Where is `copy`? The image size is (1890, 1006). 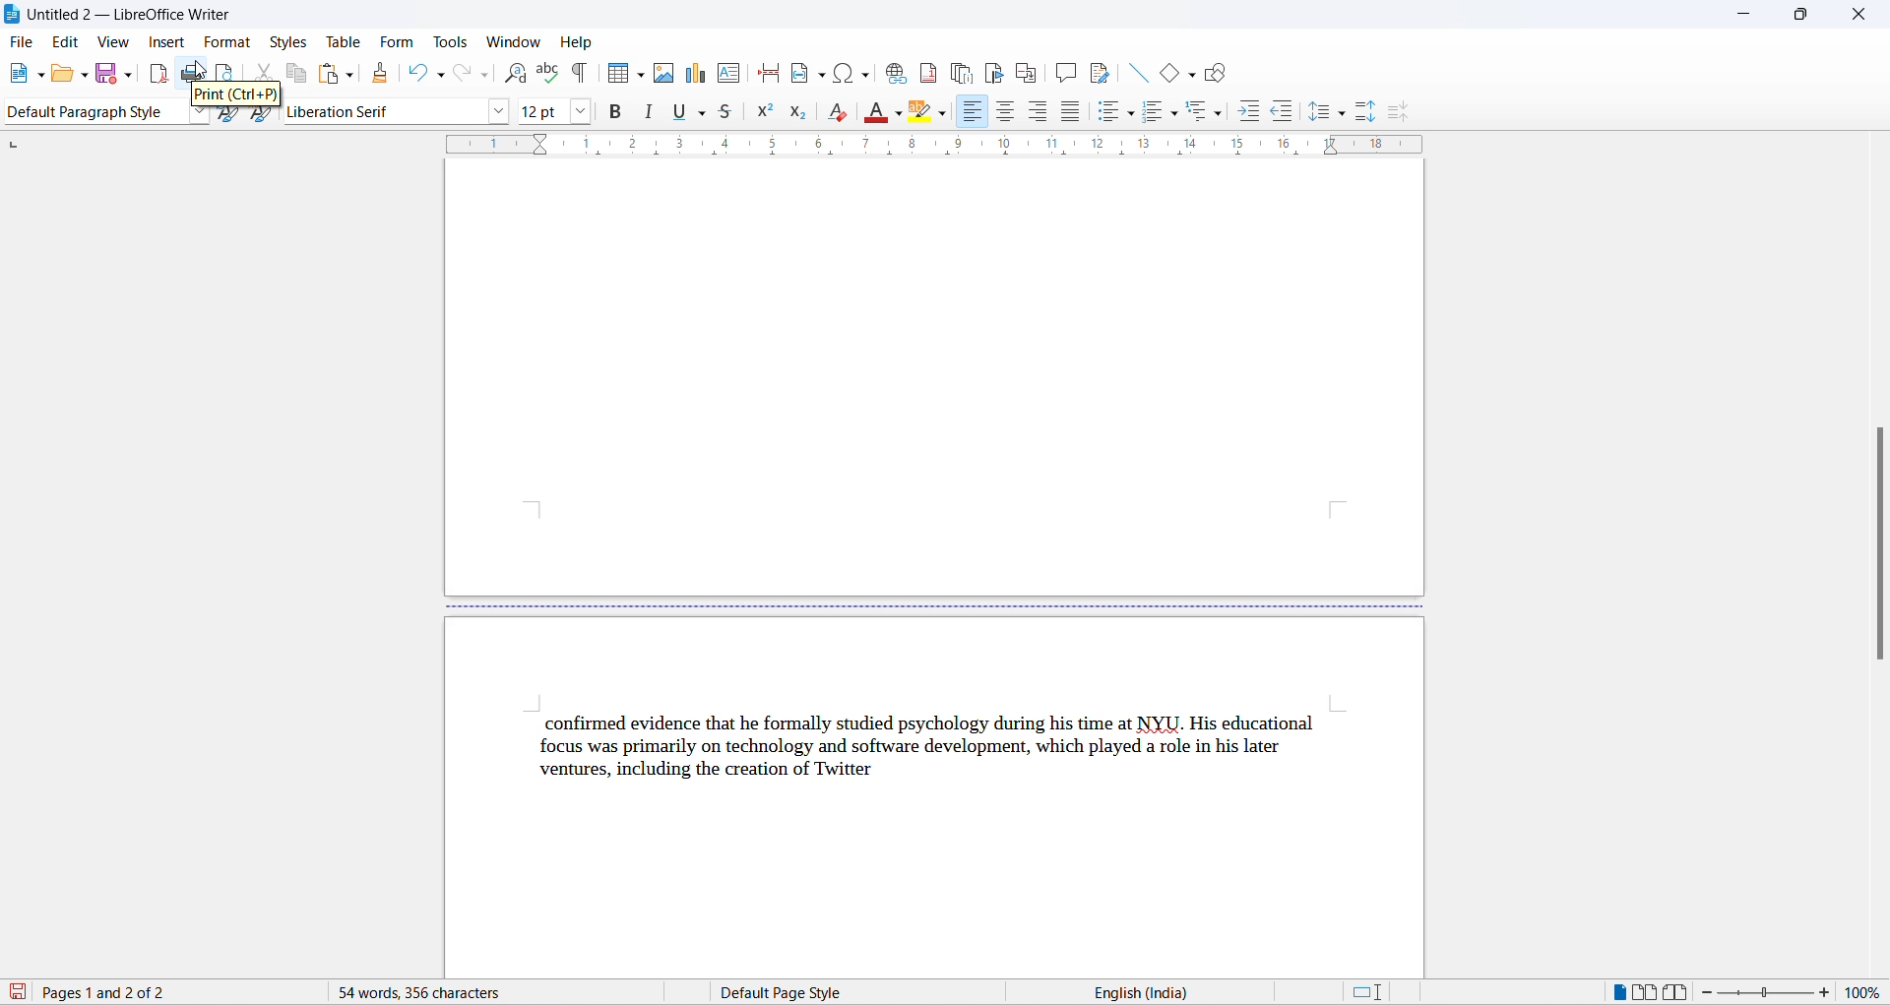 copy is located at coordinates (297, 72).